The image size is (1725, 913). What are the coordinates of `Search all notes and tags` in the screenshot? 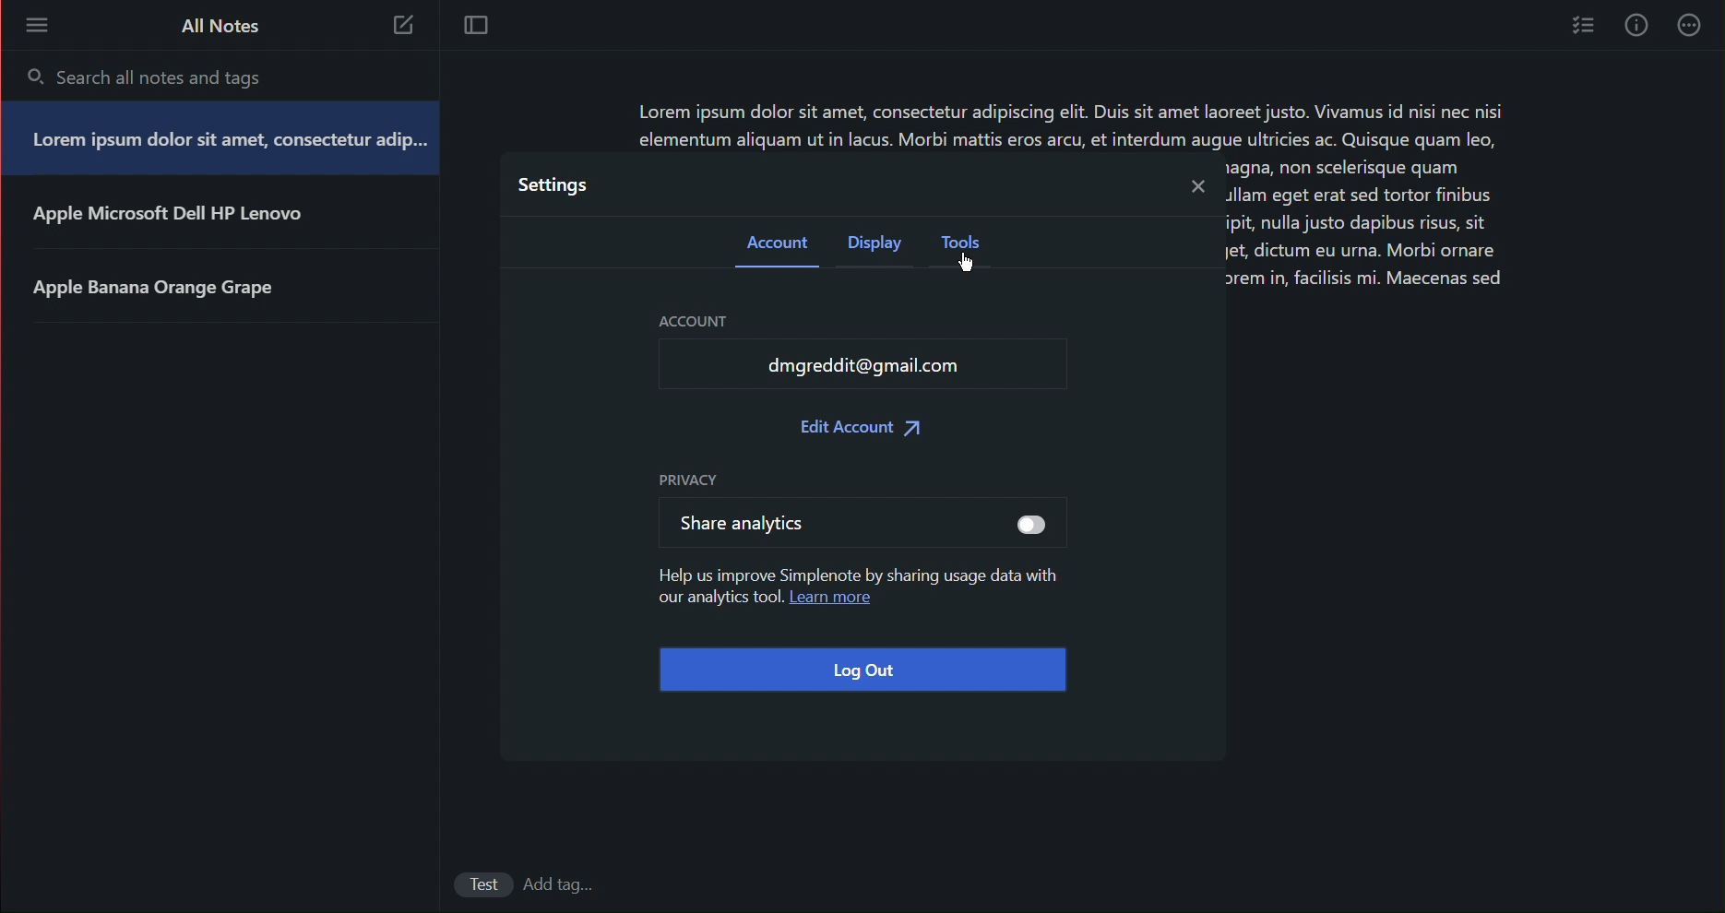 It's located at (174, 73).